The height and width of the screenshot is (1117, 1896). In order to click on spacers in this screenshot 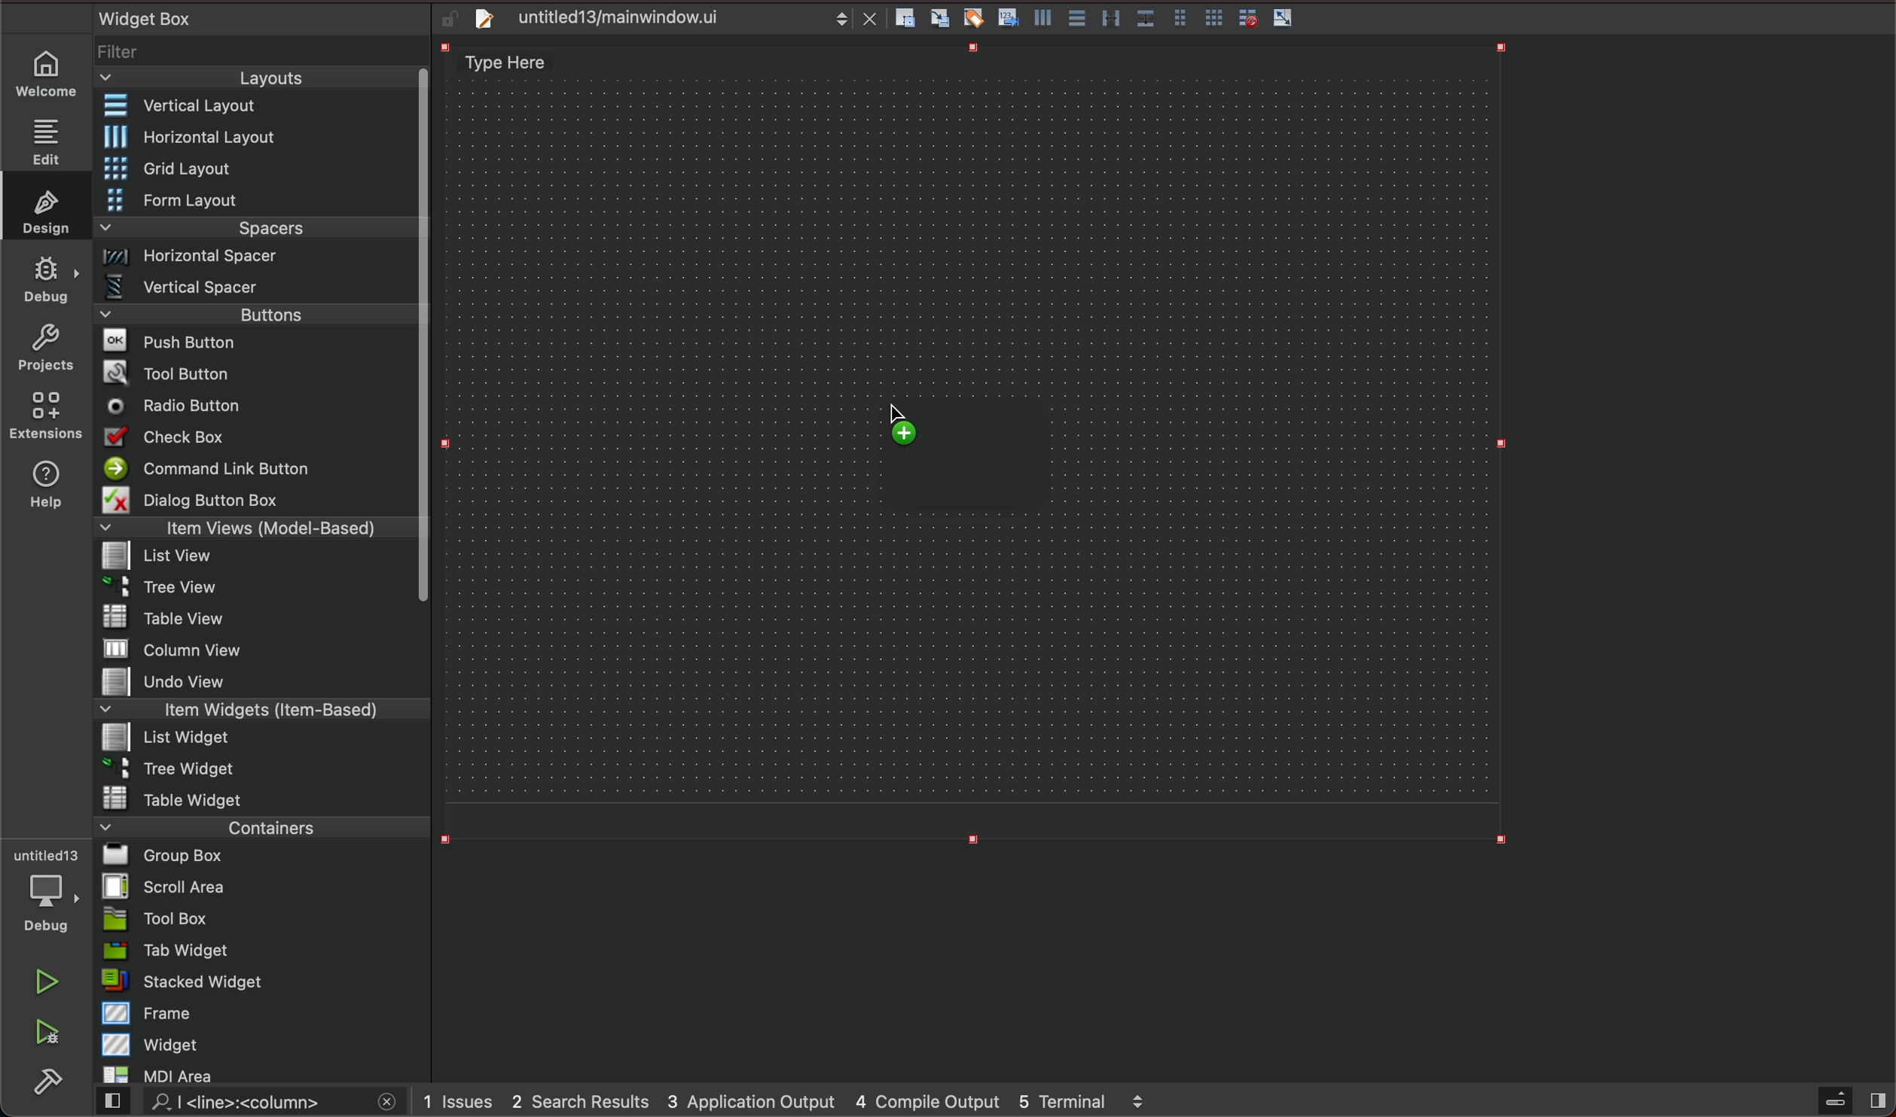, I will do `click(255, 229)`.